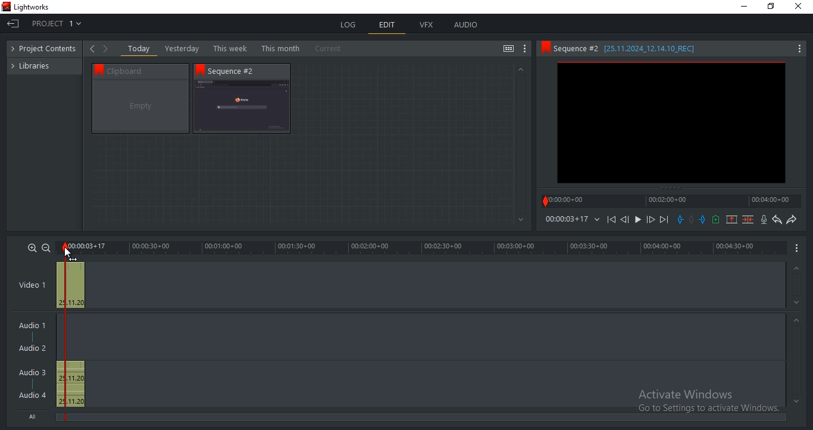 This screenshot has height=430, width=813. Describe the element at coordinates (32, 348) in the screenshot. I see `Audio 2` at that location.